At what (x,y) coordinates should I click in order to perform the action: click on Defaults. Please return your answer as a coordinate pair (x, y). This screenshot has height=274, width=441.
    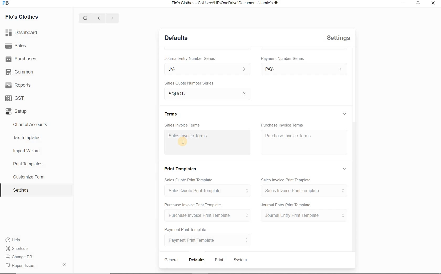
    Looking at the image, I should click on (198, 260).